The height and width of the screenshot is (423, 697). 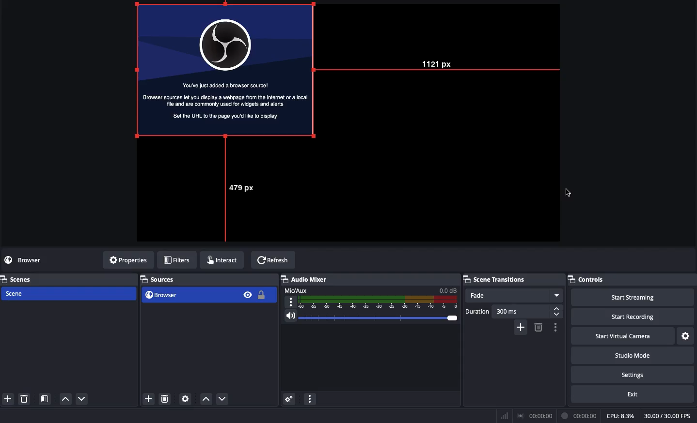 I want to click on Exit, so click(x=632, y=394).